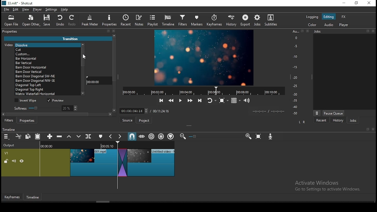 This screenshot has width=377, height=212. What do you see at coordinates (127, 120) in the screenshot?
I see `Source` at bounding box center [127, 120].